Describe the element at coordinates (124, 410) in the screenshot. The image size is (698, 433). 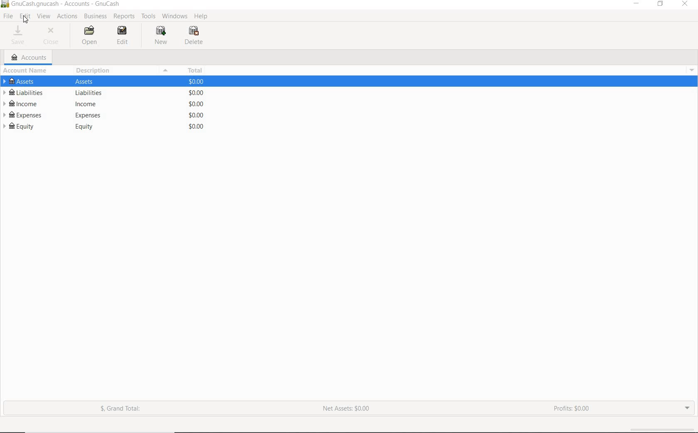
I see `GRAND TOTAL` at that location.